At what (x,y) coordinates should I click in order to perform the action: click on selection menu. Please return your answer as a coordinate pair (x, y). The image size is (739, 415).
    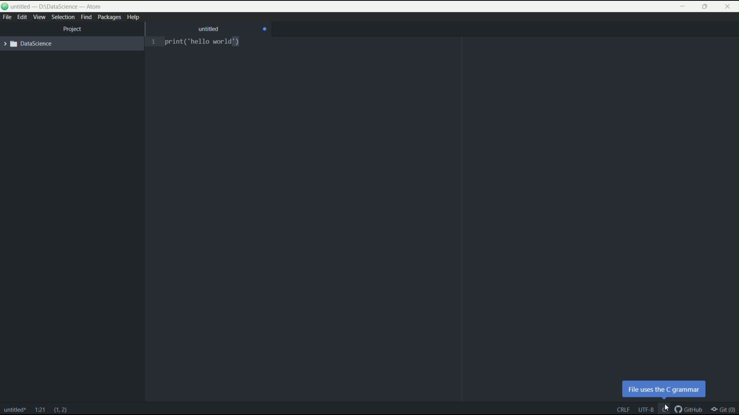
    Looking at the image, I should click on (63, 17).